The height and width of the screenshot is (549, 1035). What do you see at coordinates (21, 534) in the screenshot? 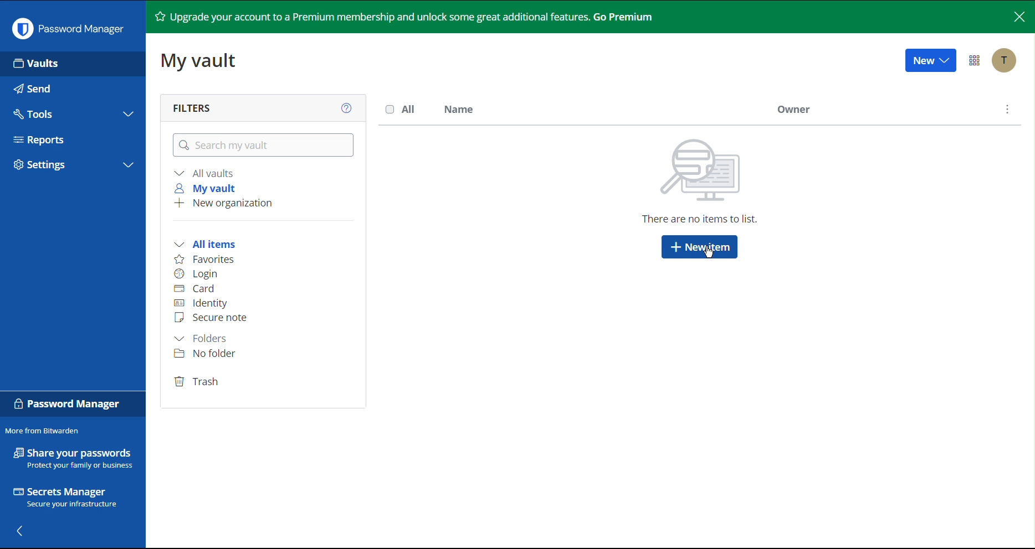
I see `Back` at bounding box center [21, 534].